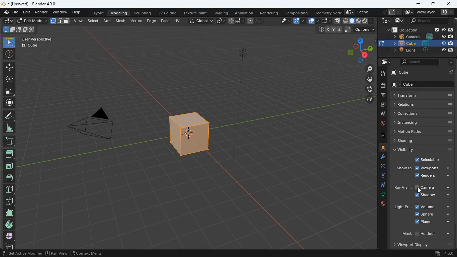  Describe the element at coordinates (9, 91) in the screenshot. I see `fullscreen` at that location.